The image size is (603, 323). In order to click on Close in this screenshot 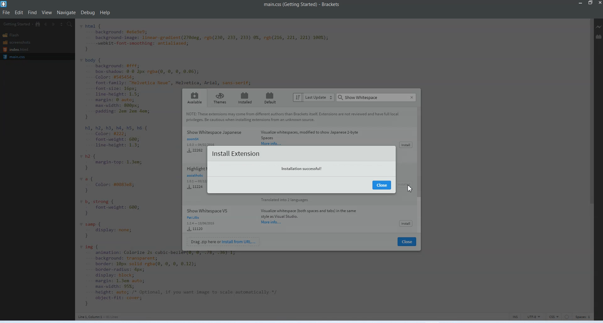, I will do `click(412, 97)`.